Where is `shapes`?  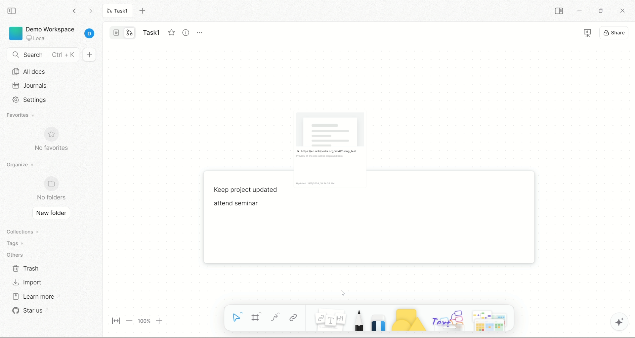
shapes is located at coordinates (408, 320).